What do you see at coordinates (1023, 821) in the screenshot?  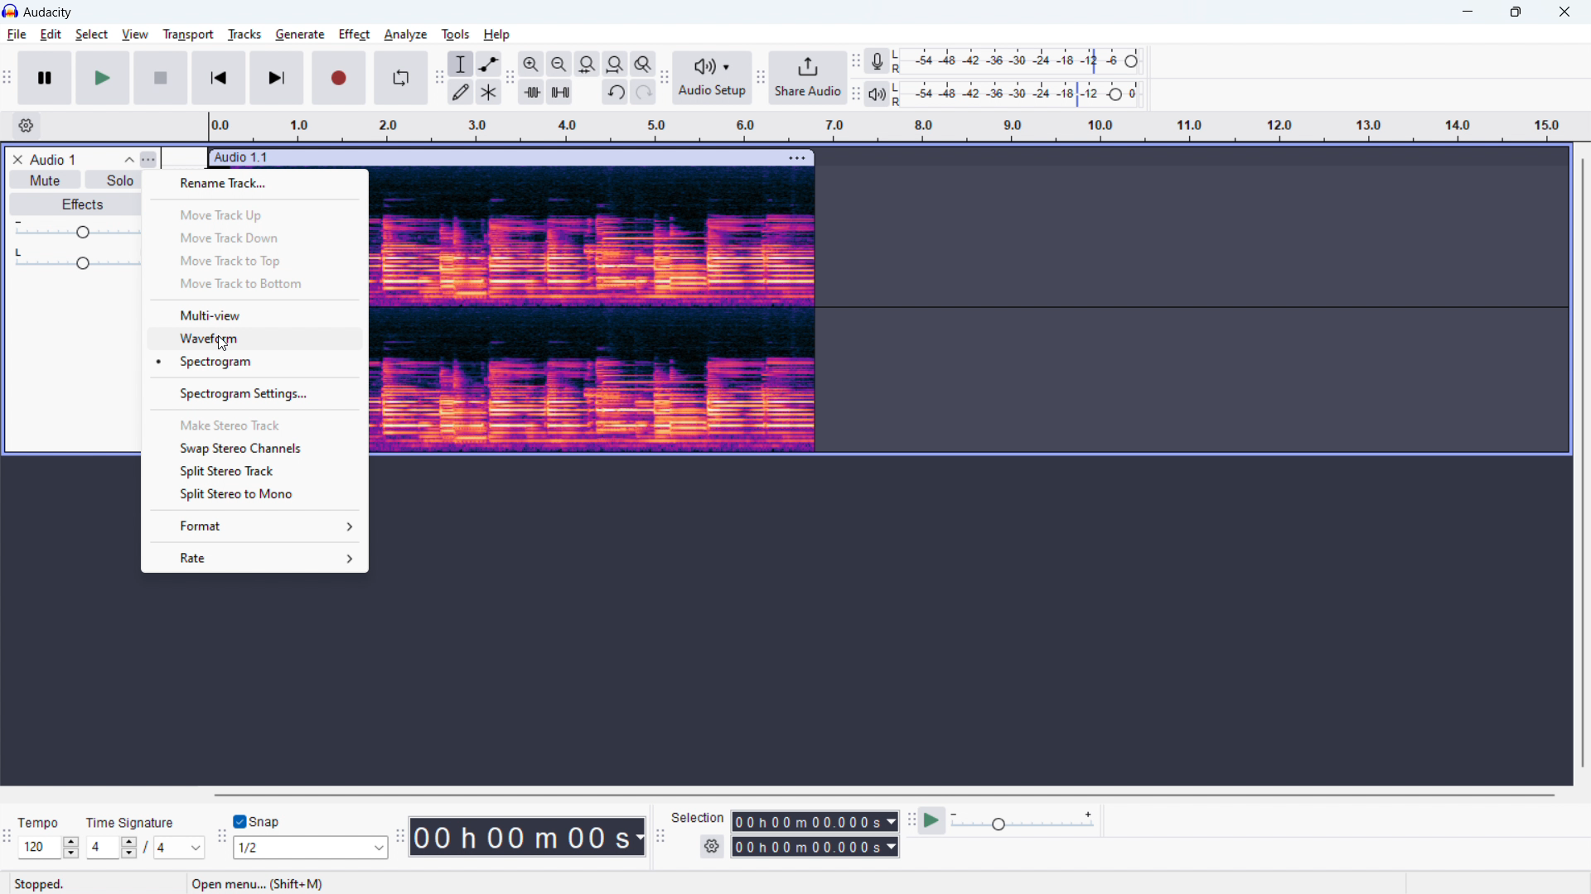 I see `playback speed` at bounding box center [1023, 821].